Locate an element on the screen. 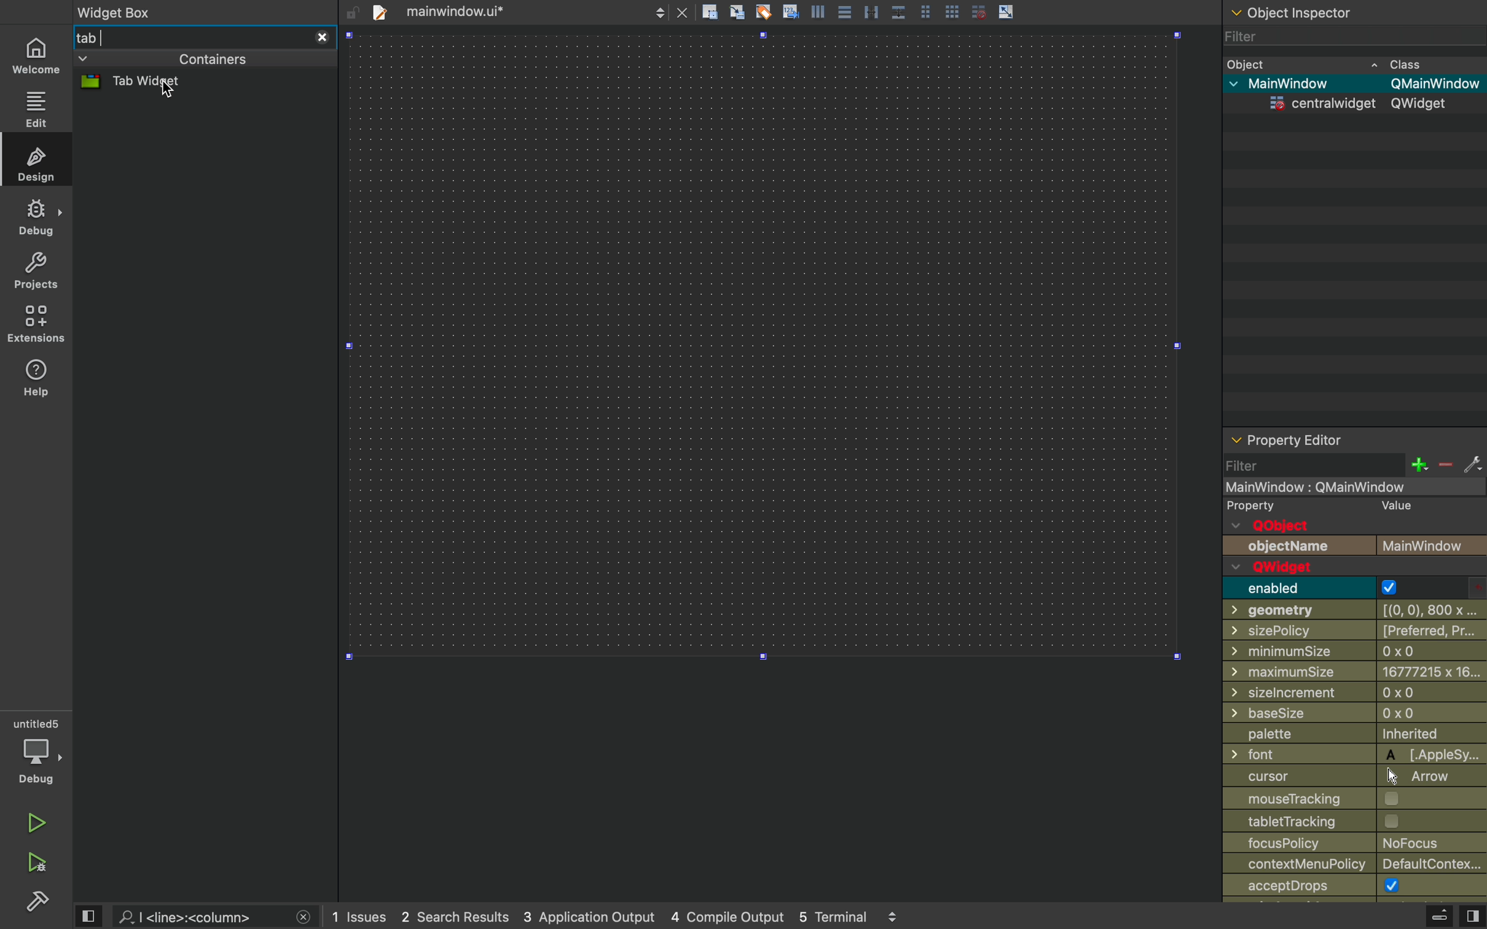  minus is located at coordinates (1445, 465).